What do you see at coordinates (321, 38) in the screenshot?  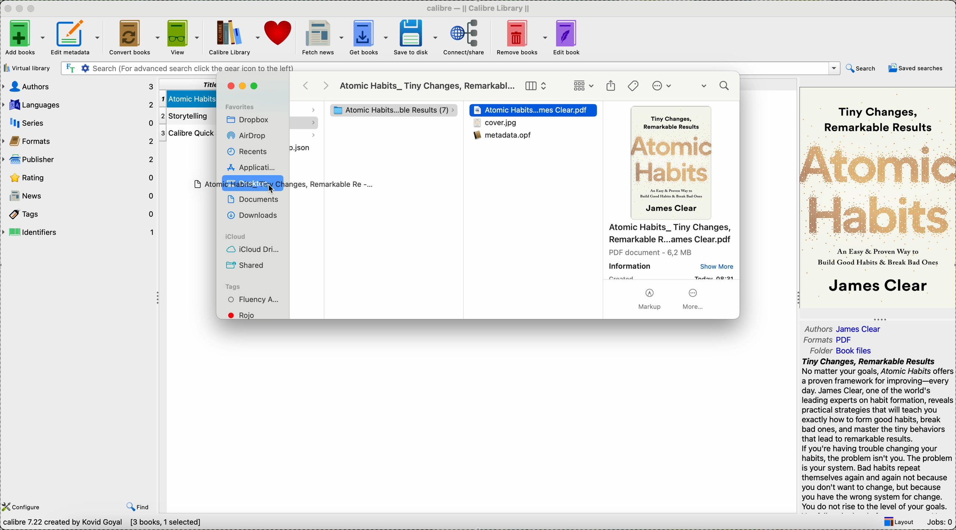 I see `fetch news` at bounding box center [321, 38].